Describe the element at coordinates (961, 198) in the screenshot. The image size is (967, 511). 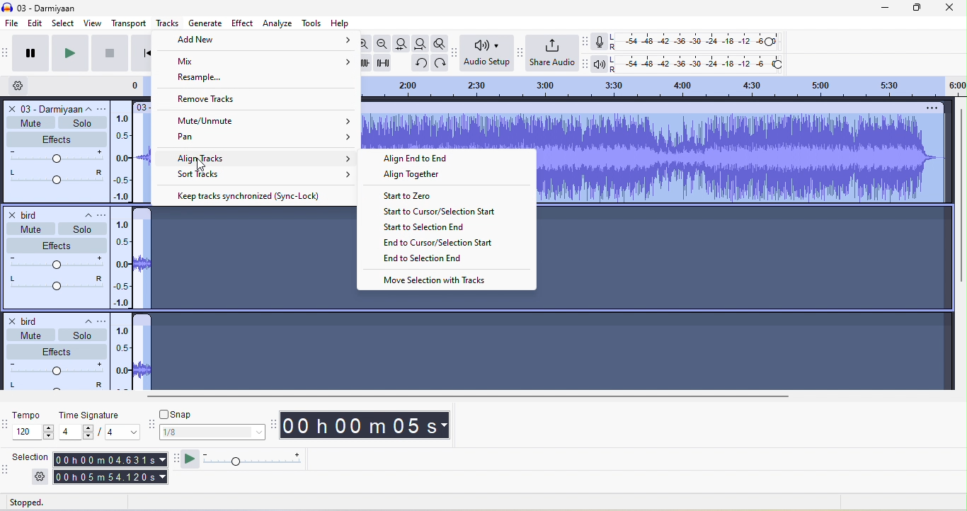
I see `vertical scroll bar` at that location.